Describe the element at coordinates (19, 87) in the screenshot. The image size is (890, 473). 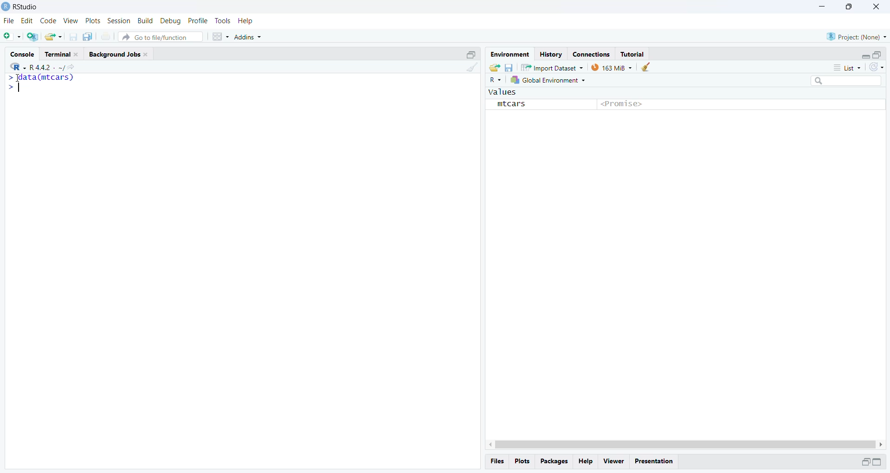
I see `typing indicator` at that location.